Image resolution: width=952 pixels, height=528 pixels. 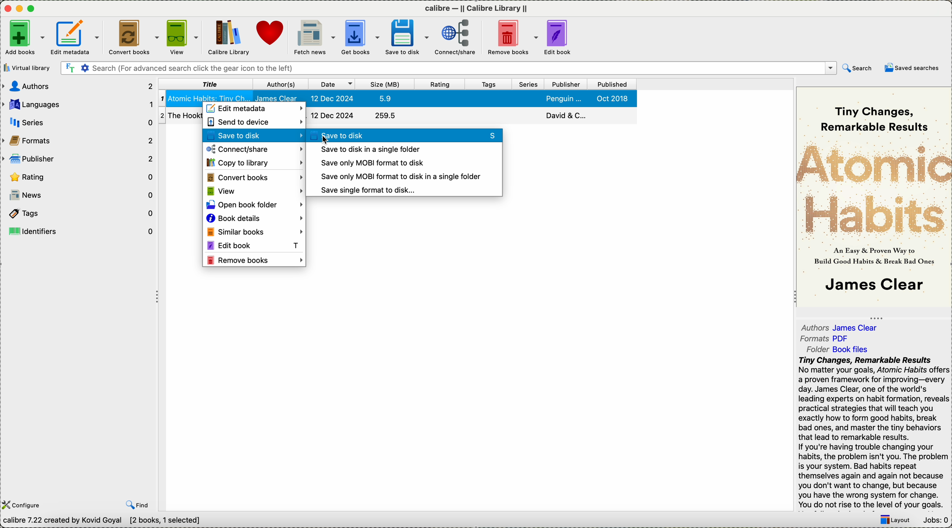 I want to click on edit book, so click(x=255, y=245).